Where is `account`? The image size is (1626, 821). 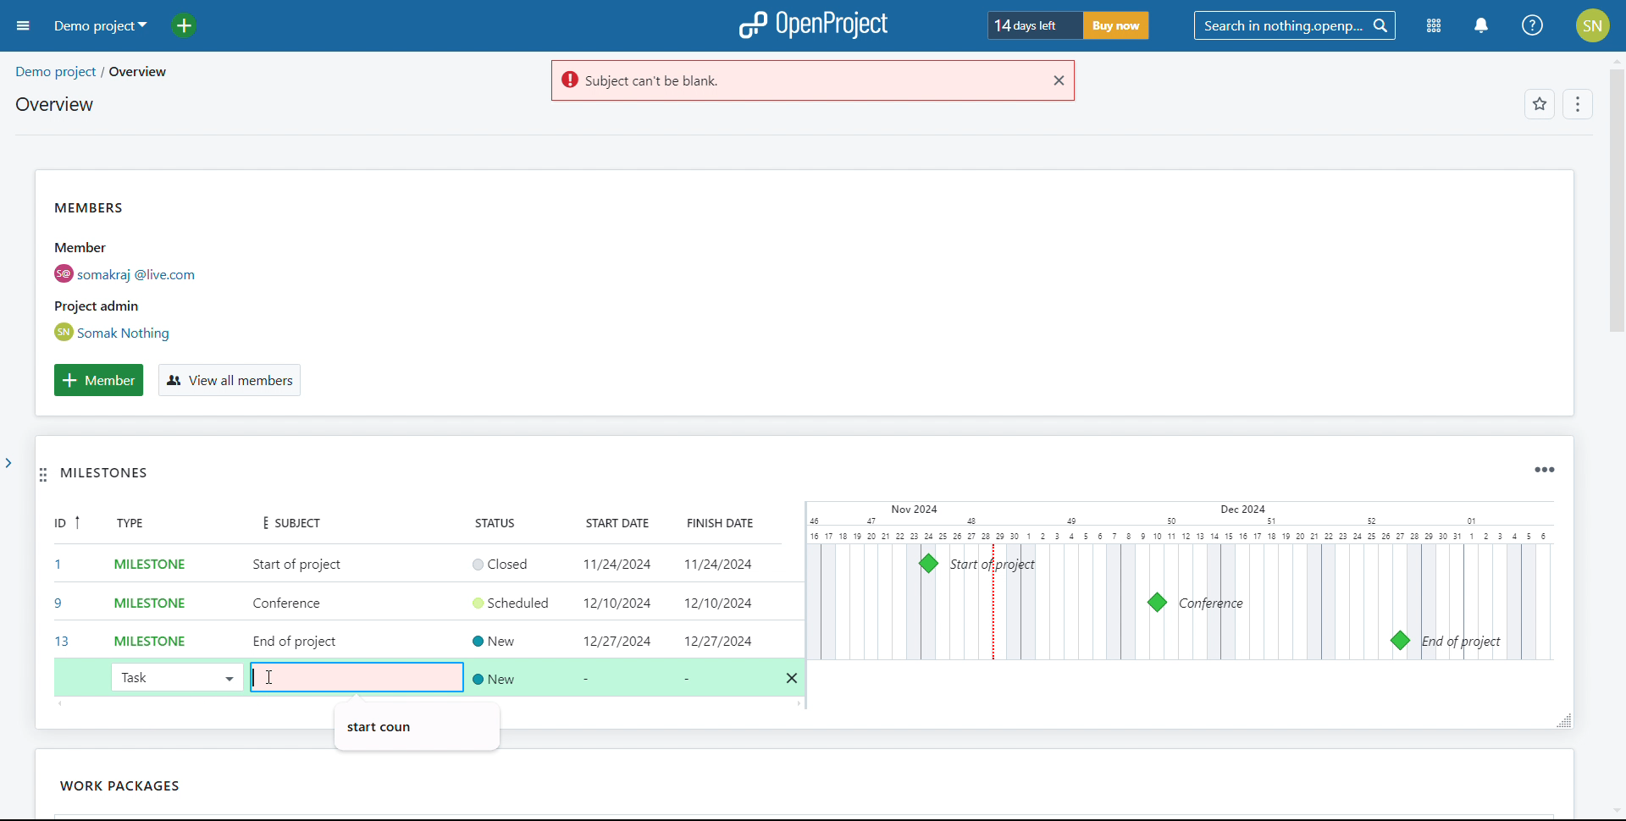 account is located at coordinates (1594, 25).